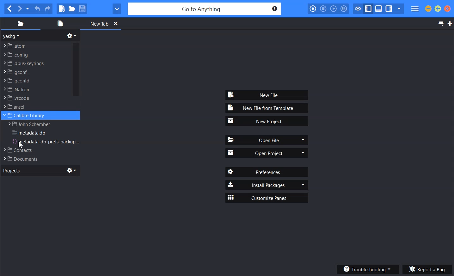  Describe the element at coordinates (28, 9) in the screenshot. I see `Recent location` at that location.